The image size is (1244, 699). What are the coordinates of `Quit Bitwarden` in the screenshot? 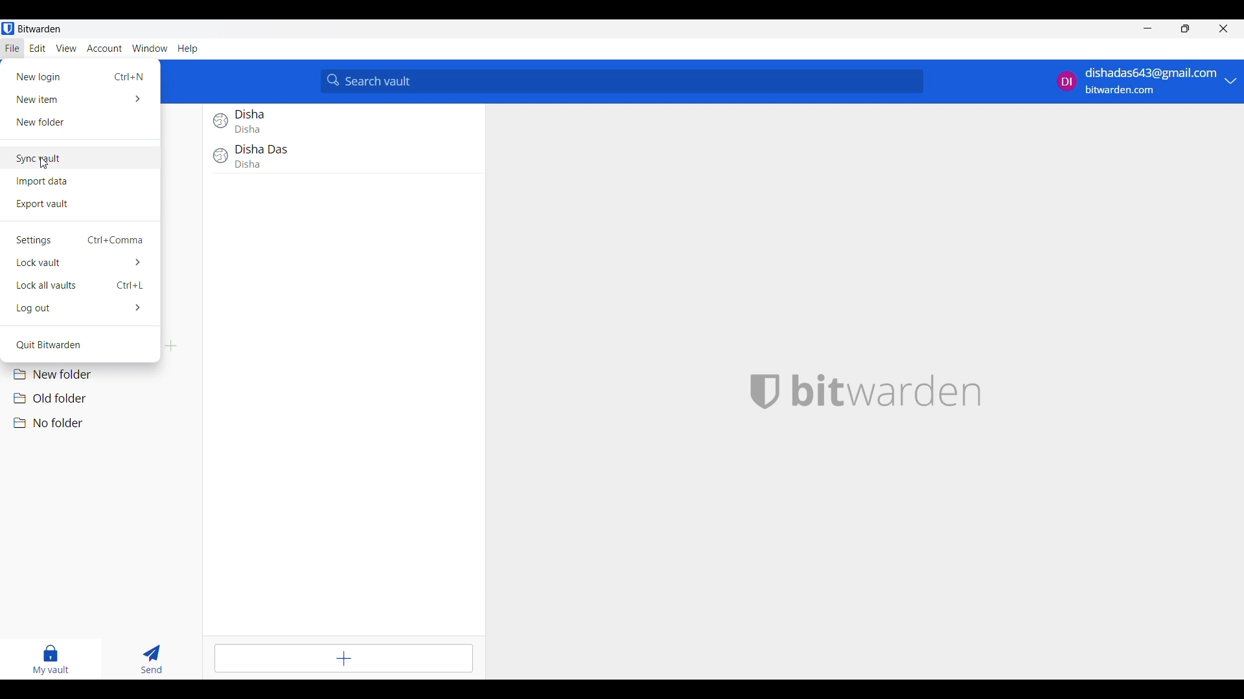 It's located at (80, 346).